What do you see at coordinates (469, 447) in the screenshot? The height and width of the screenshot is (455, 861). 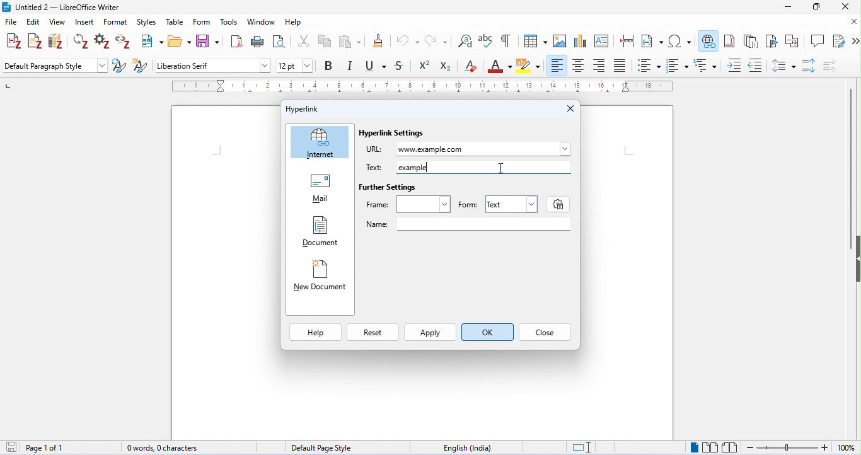 I see `language` at bounding box center [469, 447].